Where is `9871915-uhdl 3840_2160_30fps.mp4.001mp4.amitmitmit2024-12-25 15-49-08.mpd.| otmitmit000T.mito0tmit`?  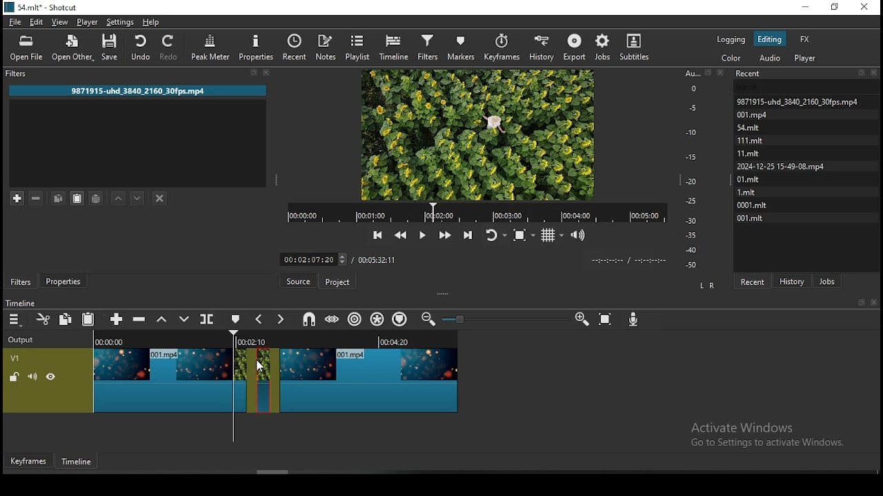 9871915-uhdl 3840_2160_30fps.mp4.001mp4.amitmitmit2024-12-25 15-49-08.mpd.| otmitmit000T.mito0tmit is located at coordinates (808, 158).